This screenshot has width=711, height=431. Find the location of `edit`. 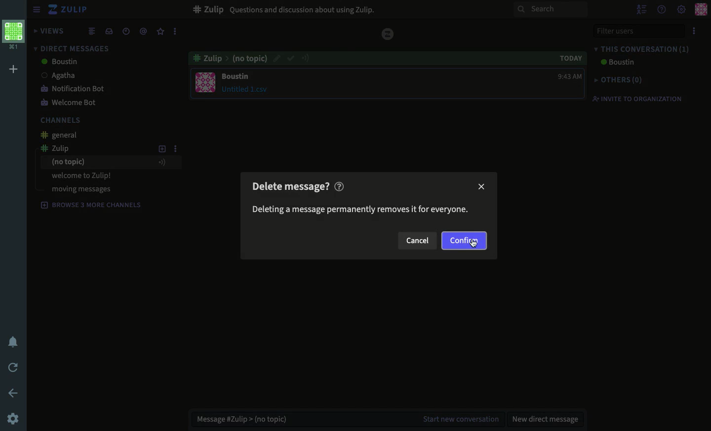

edit is located at coordinates (276, 58).